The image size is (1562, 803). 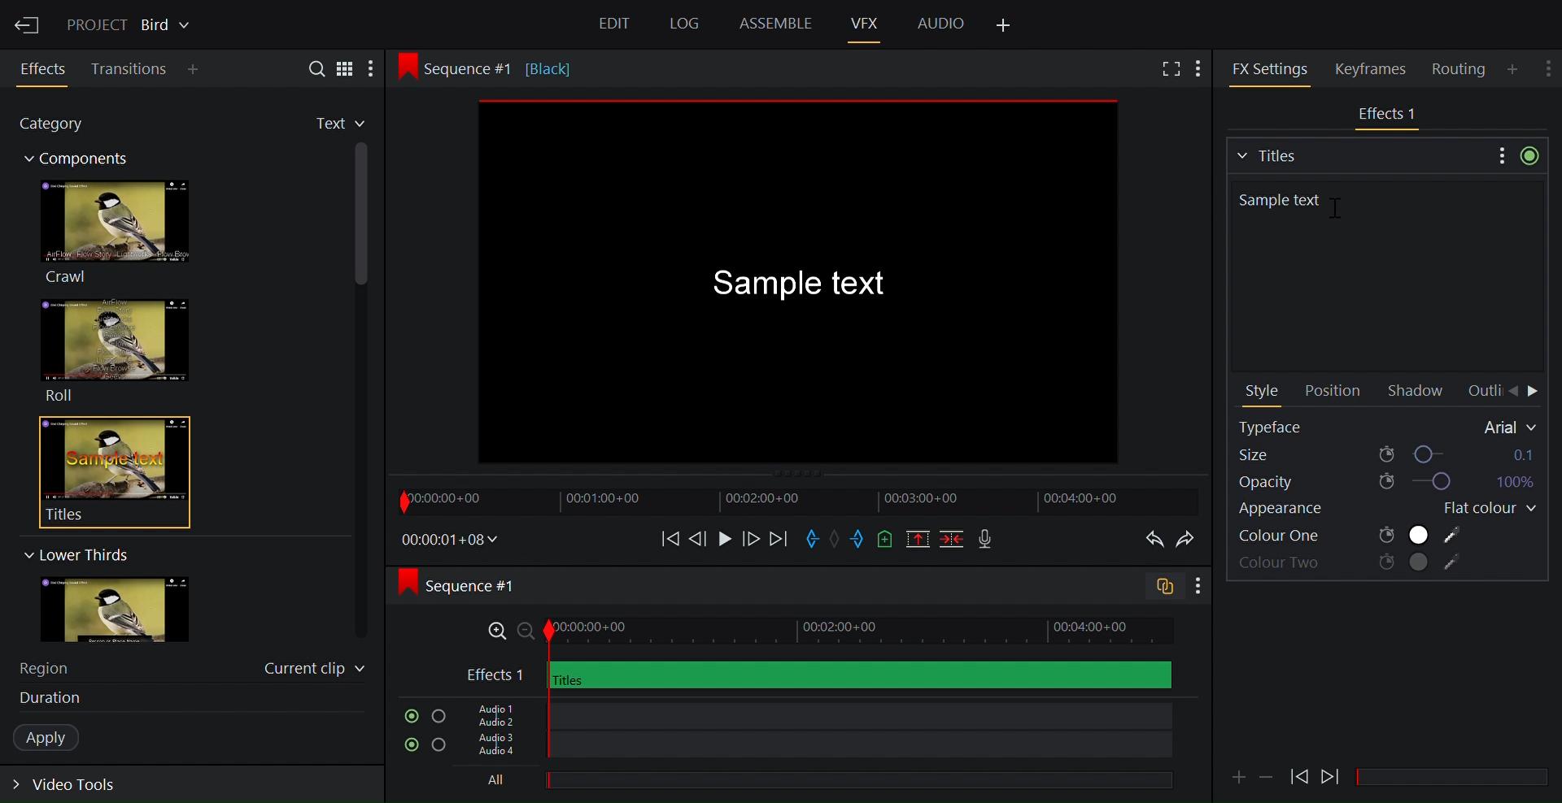 What do you see at coordinates (315, 671) in the screenshot?
I see `Current clip` at bounding box center [315, 671].